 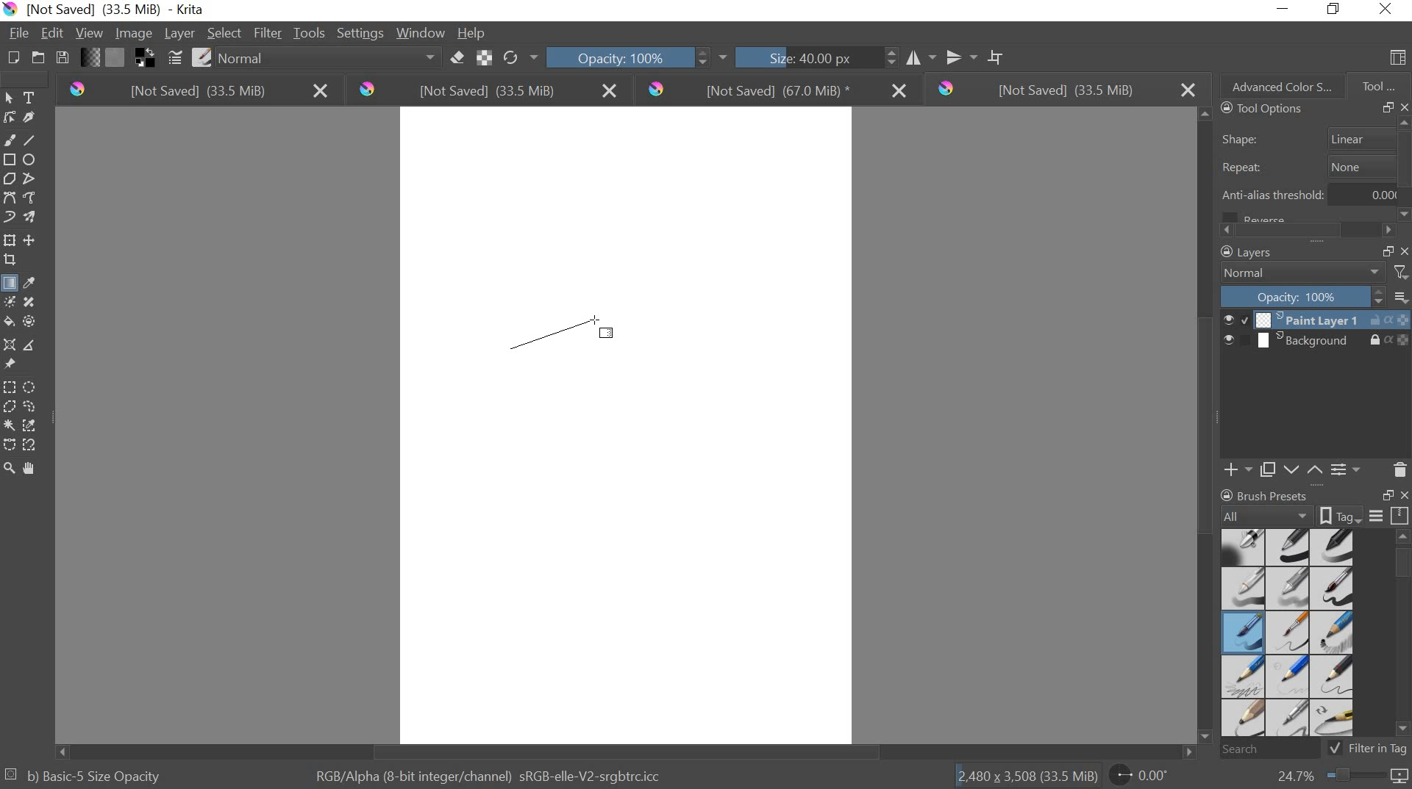 I want to click on calligraphic tool, so click(x=32, y=118).